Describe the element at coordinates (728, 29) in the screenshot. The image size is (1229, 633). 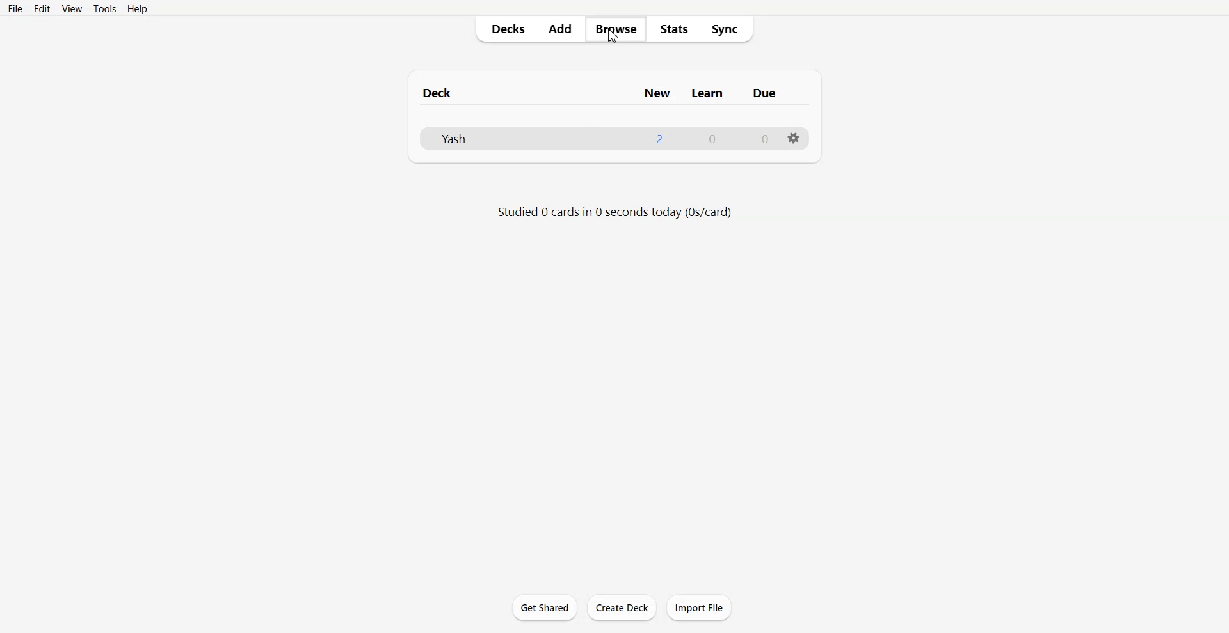
I see `Sync` at that location.